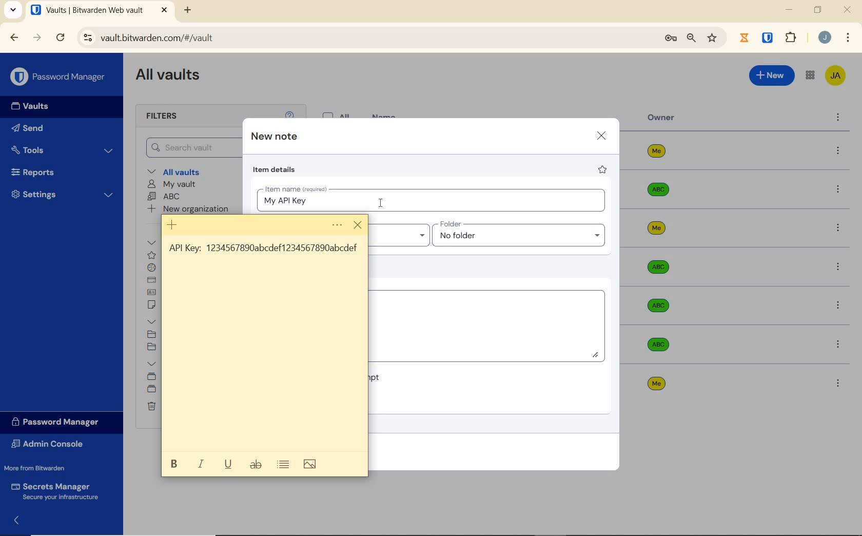 The height and width of the screenshot is (536, 862). Describe the element at coordinates (226, 463) in the screenshot. I see `underline` at that location.